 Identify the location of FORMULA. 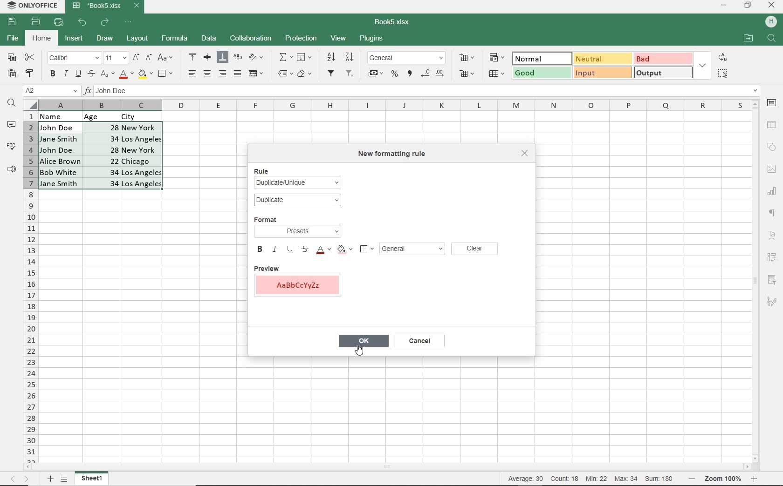
(175, 39).